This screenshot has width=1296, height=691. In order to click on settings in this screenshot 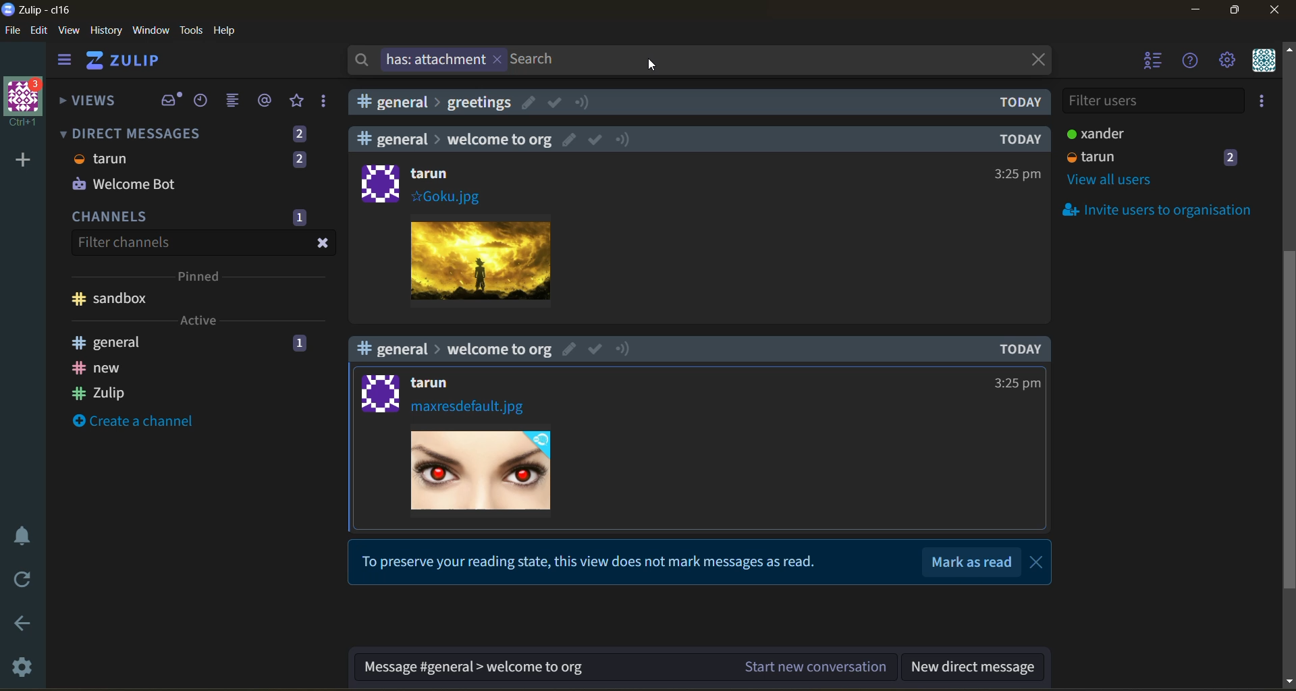, I will do `click(1227, 61)`.